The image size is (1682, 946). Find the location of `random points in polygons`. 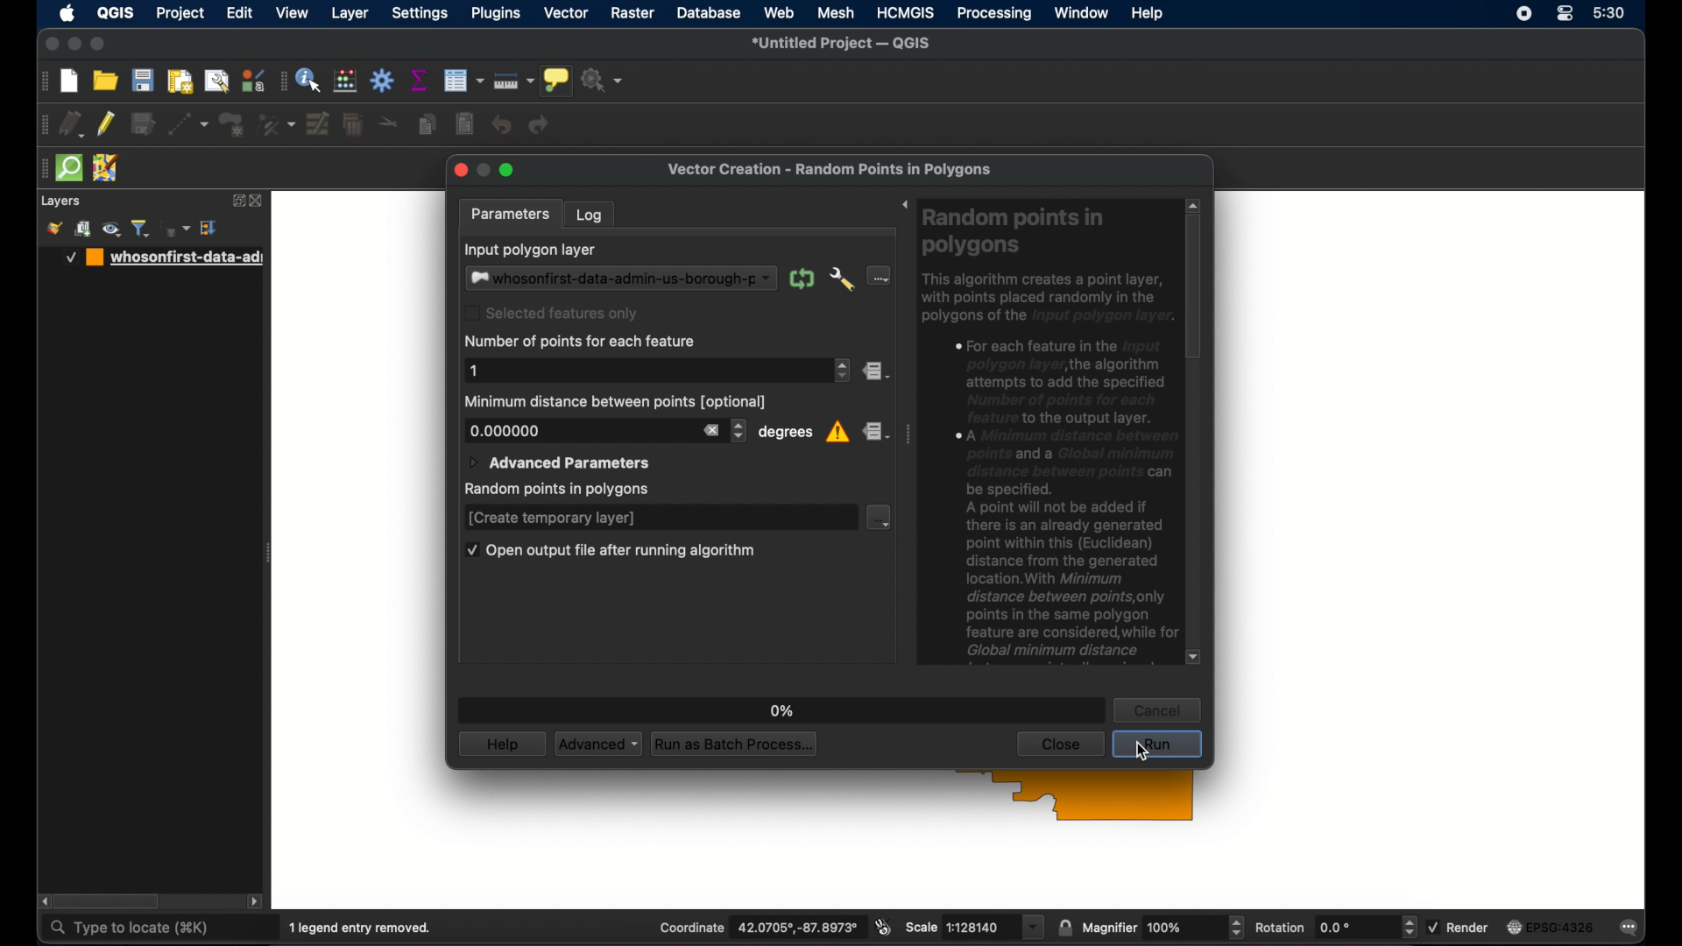

random points in polygons is located at coordinates (555, 490).